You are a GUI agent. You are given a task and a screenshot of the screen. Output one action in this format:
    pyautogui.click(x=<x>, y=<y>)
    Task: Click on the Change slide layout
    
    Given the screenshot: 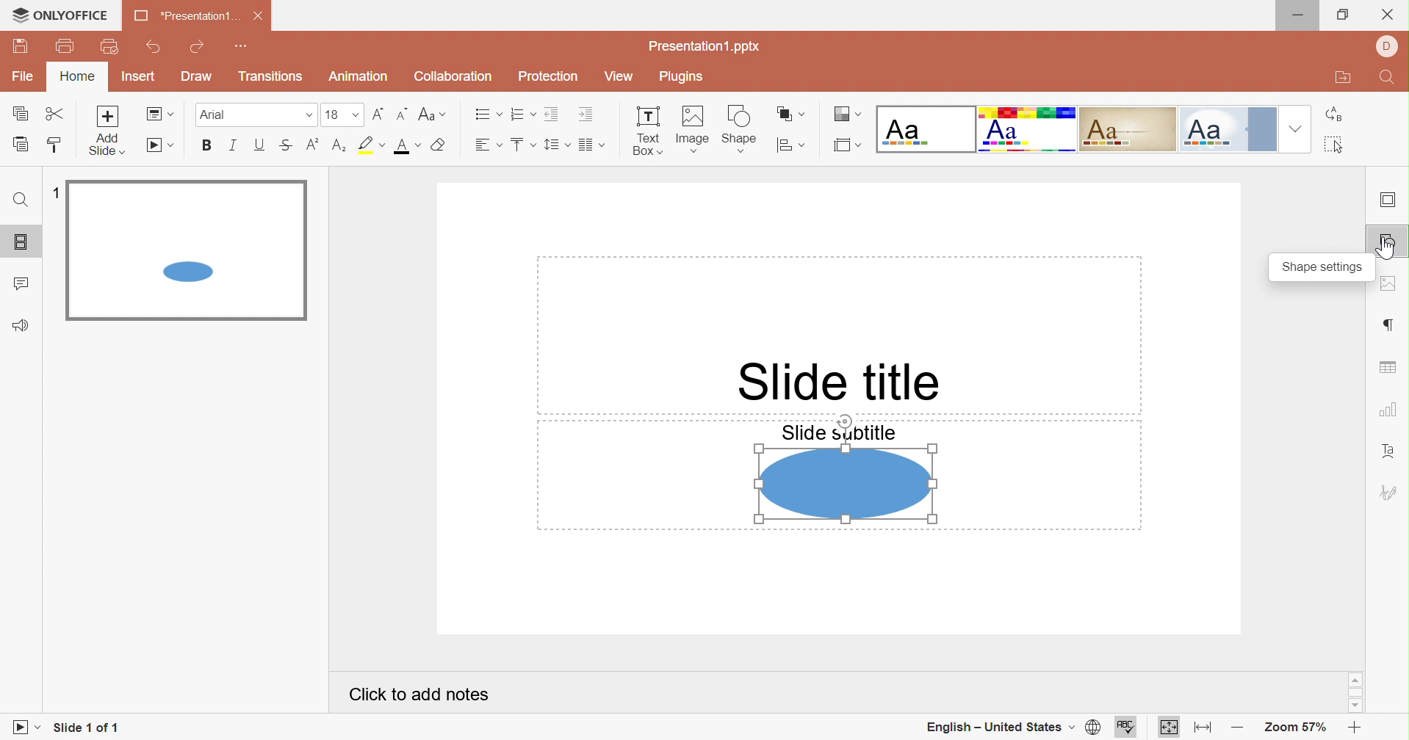 What is the action you would take?
    pyautogui.click(x=159, y=115)
    